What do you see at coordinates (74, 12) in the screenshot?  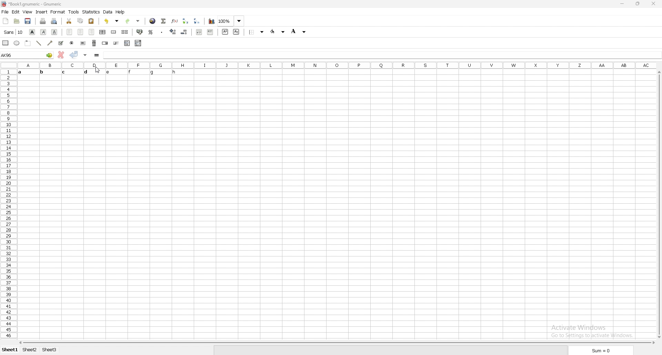 I see `tools` at bounding box center [74, 12].